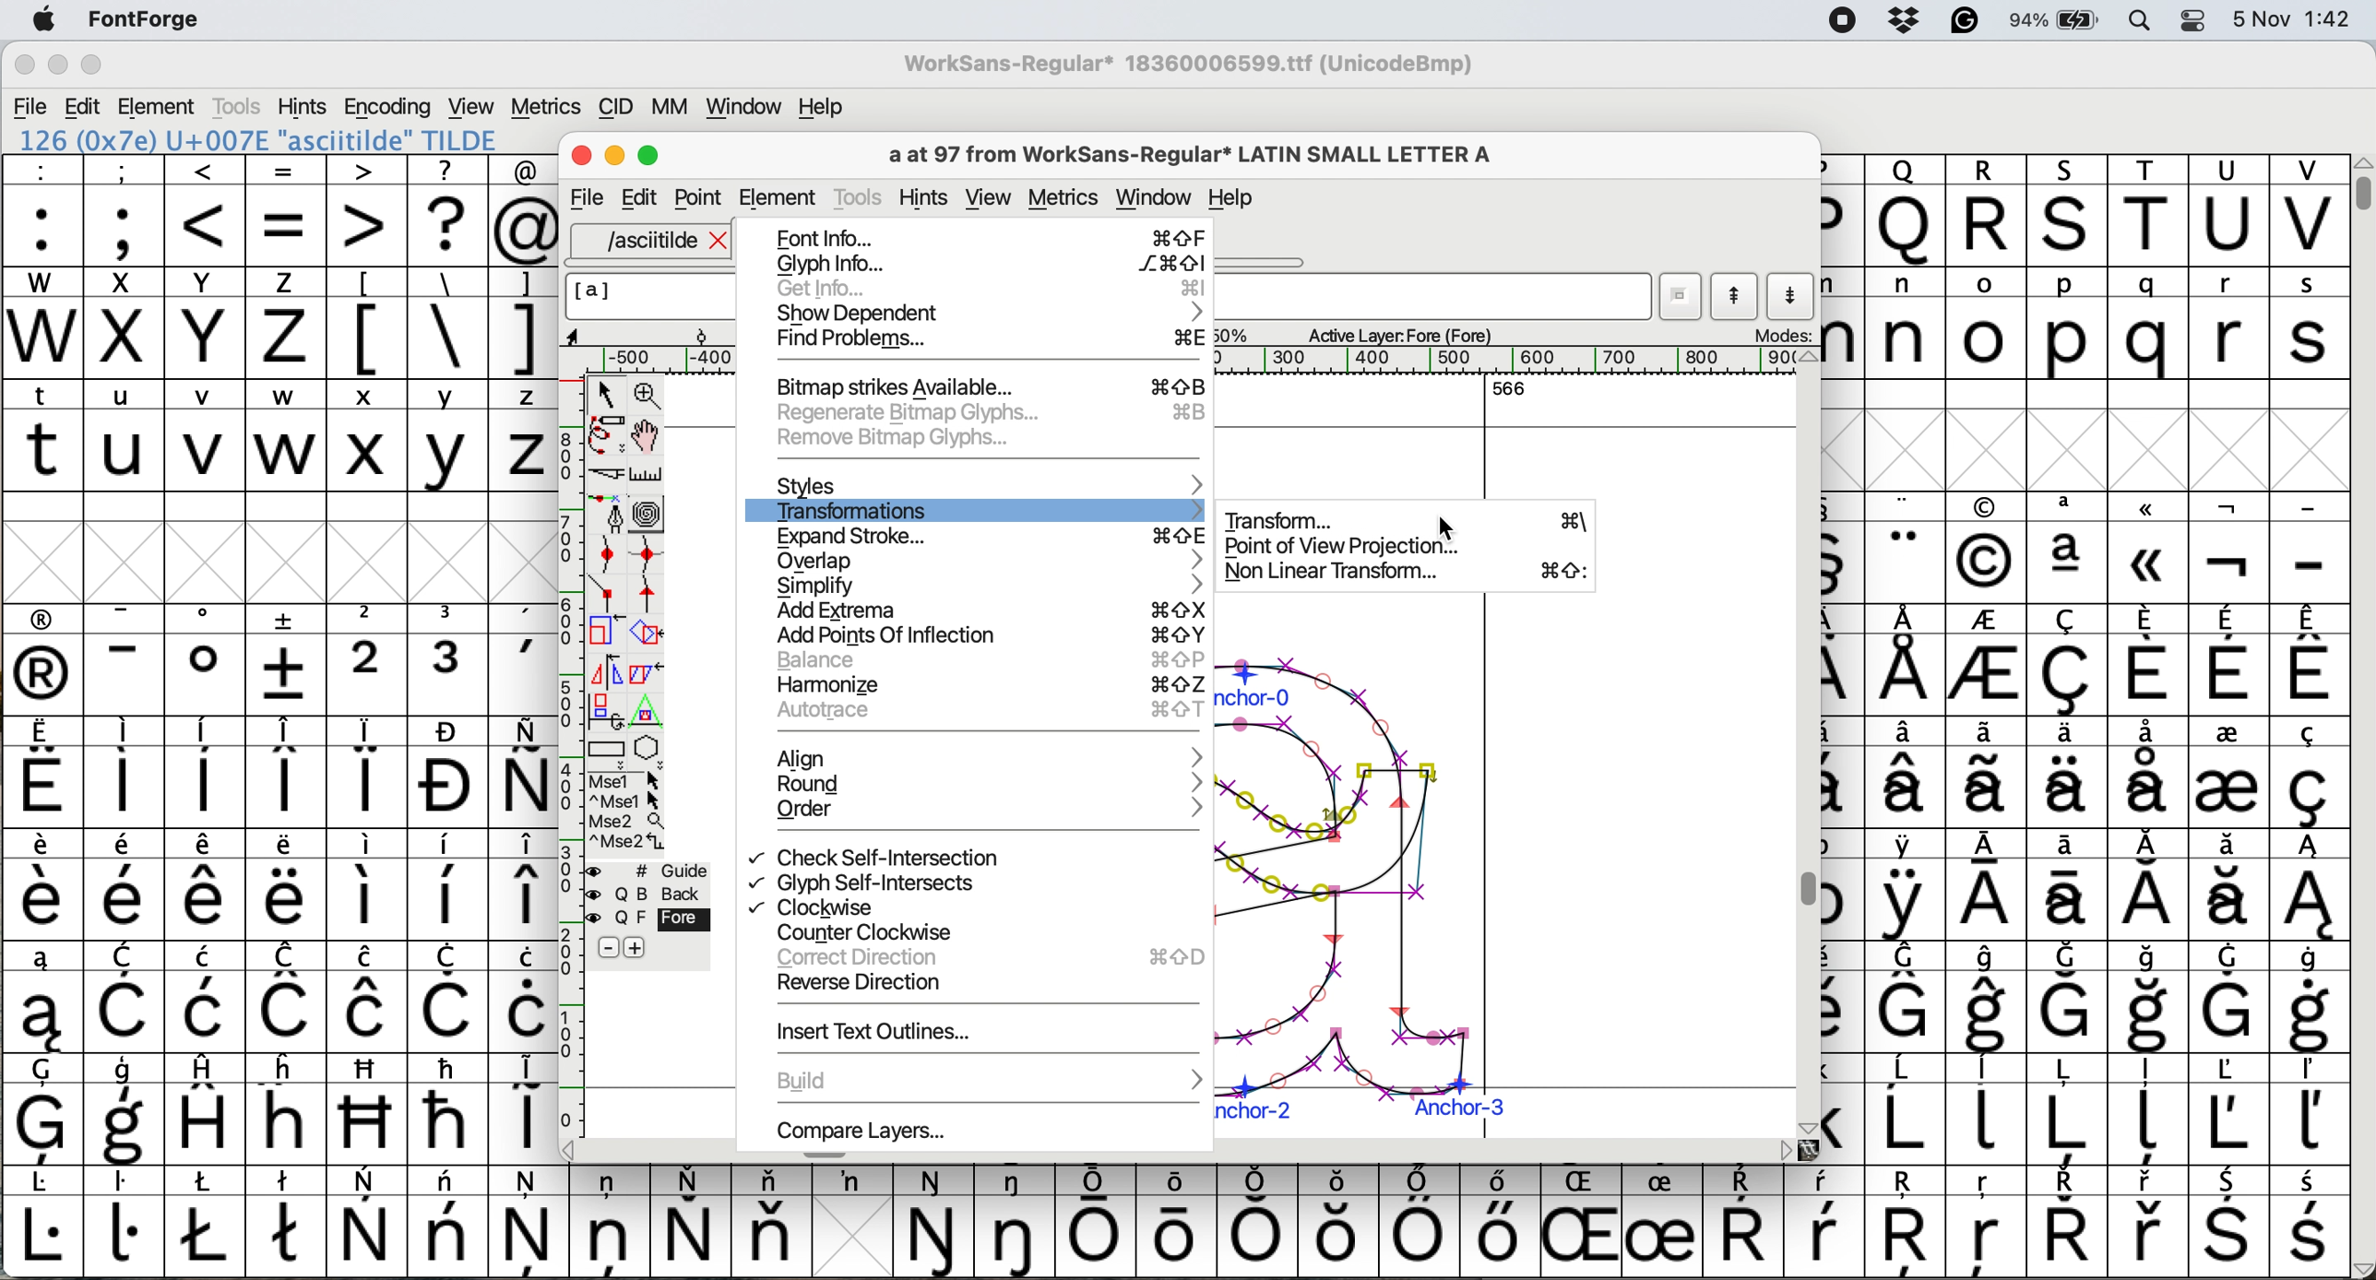 The image size is (2376, 1280). I want to click on tools, so click(235, 106).